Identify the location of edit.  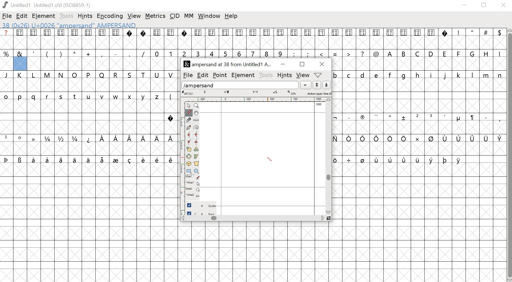
(22, 16).